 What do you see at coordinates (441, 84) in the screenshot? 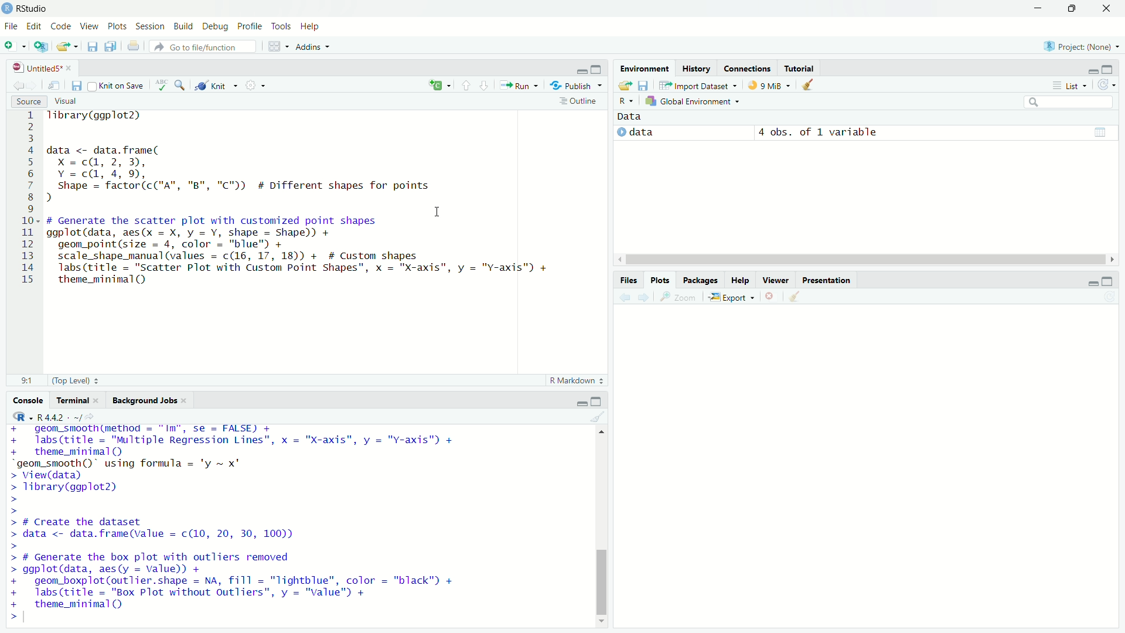
I see `insert a new code/chunk` at bounding box center [441, 84].